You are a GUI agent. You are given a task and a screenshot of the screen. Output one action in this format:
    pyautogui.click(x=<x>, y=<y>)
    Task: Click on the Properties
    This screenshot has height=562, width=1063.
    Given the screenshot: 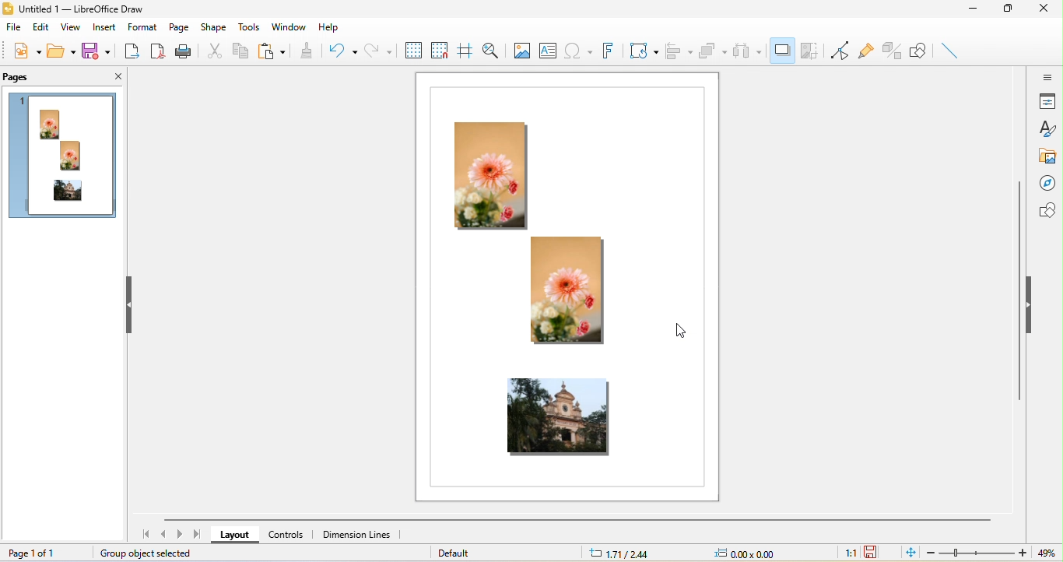 What is the action you would take?
    pyautogui.click(x=1048, y=103)
    